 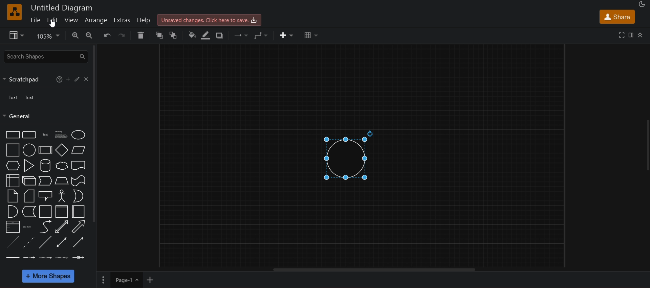 What do you see at coordinates (61, 166) in the screenshot?
I see `cloud` at bounding box center [61, 166].